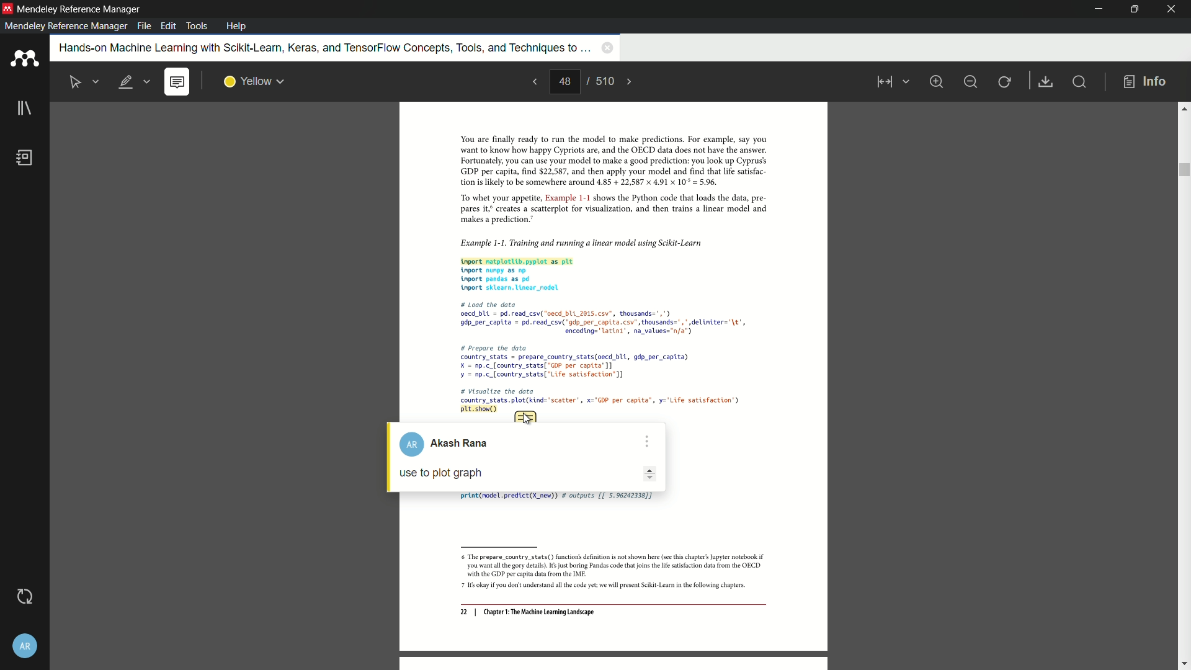  I want to click on profile name, so click(451, 444).